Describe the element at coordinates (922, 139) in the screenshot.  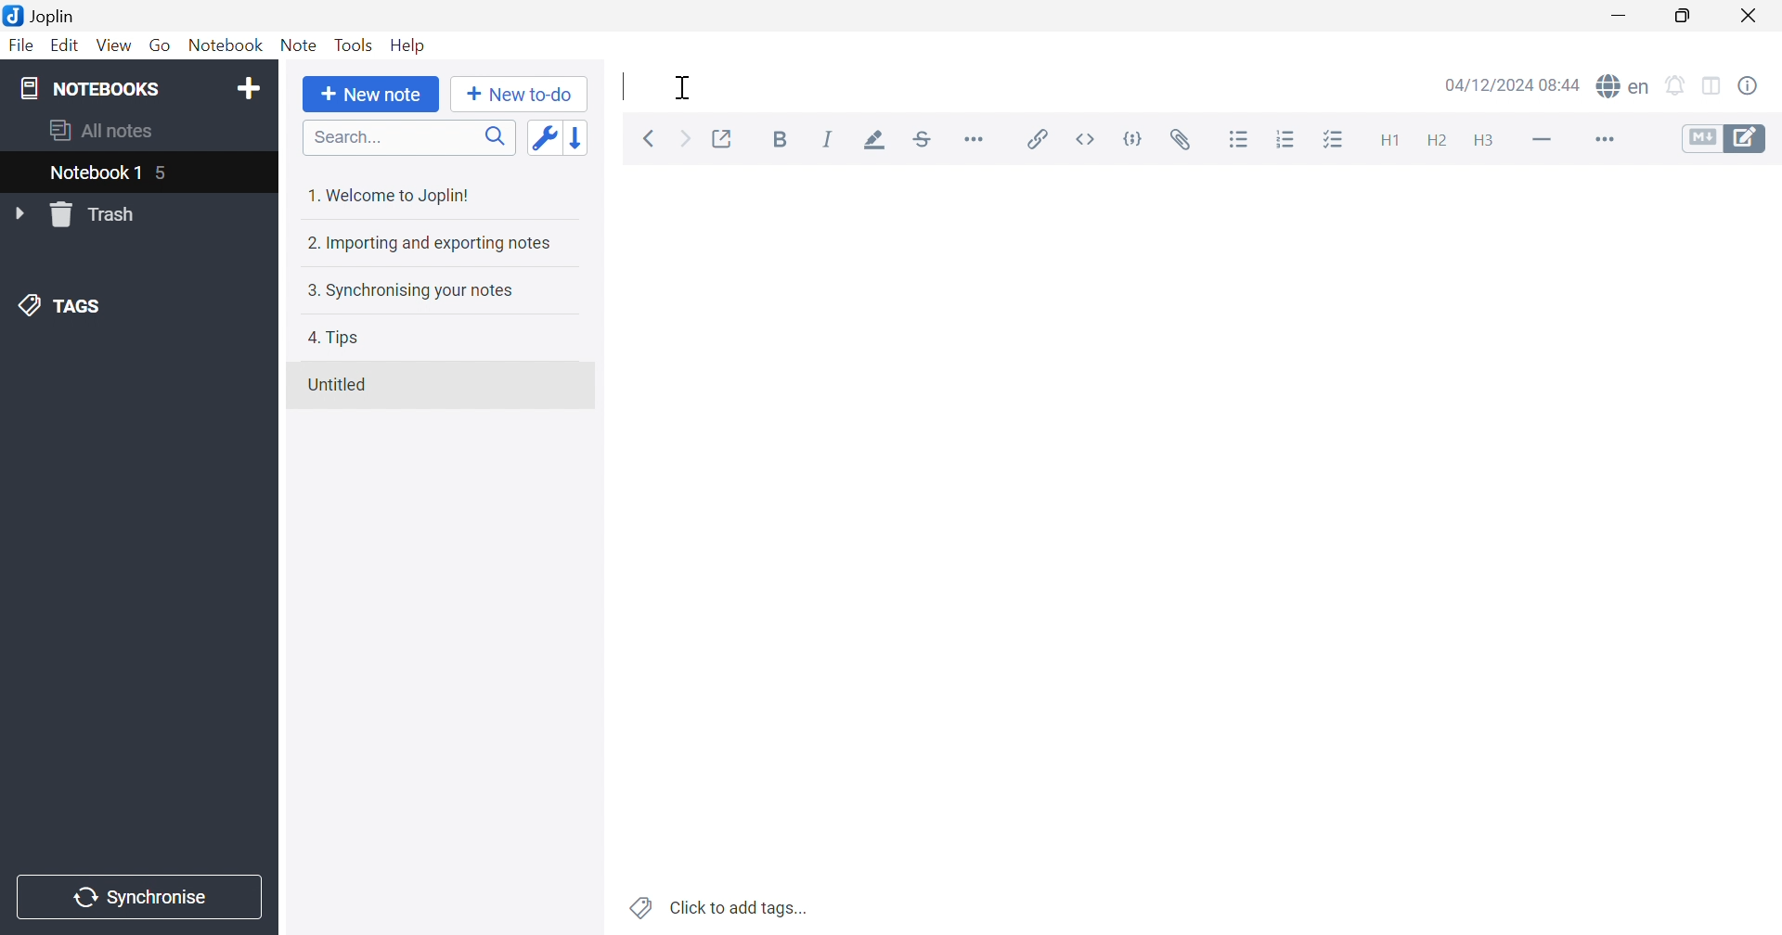
I see `Strikethrough` at that location.